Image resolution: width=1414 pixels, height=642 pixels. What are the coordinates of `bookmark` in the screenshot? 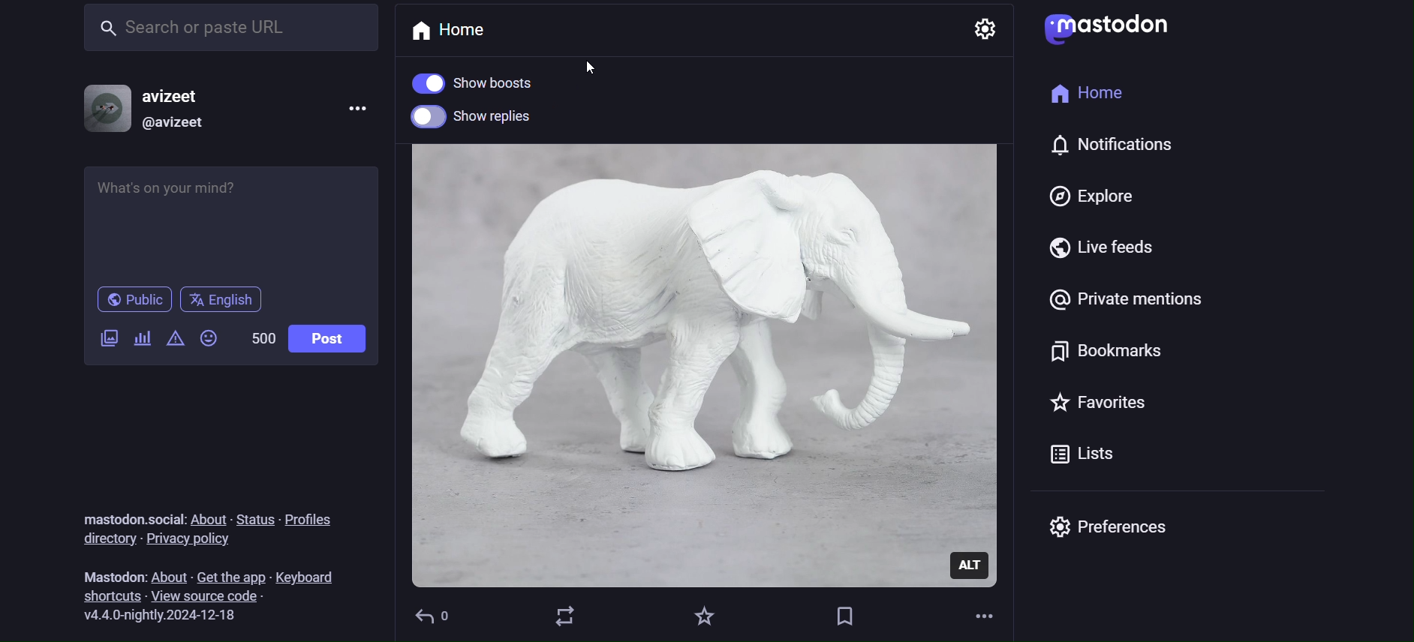 It's located at (845, 614).